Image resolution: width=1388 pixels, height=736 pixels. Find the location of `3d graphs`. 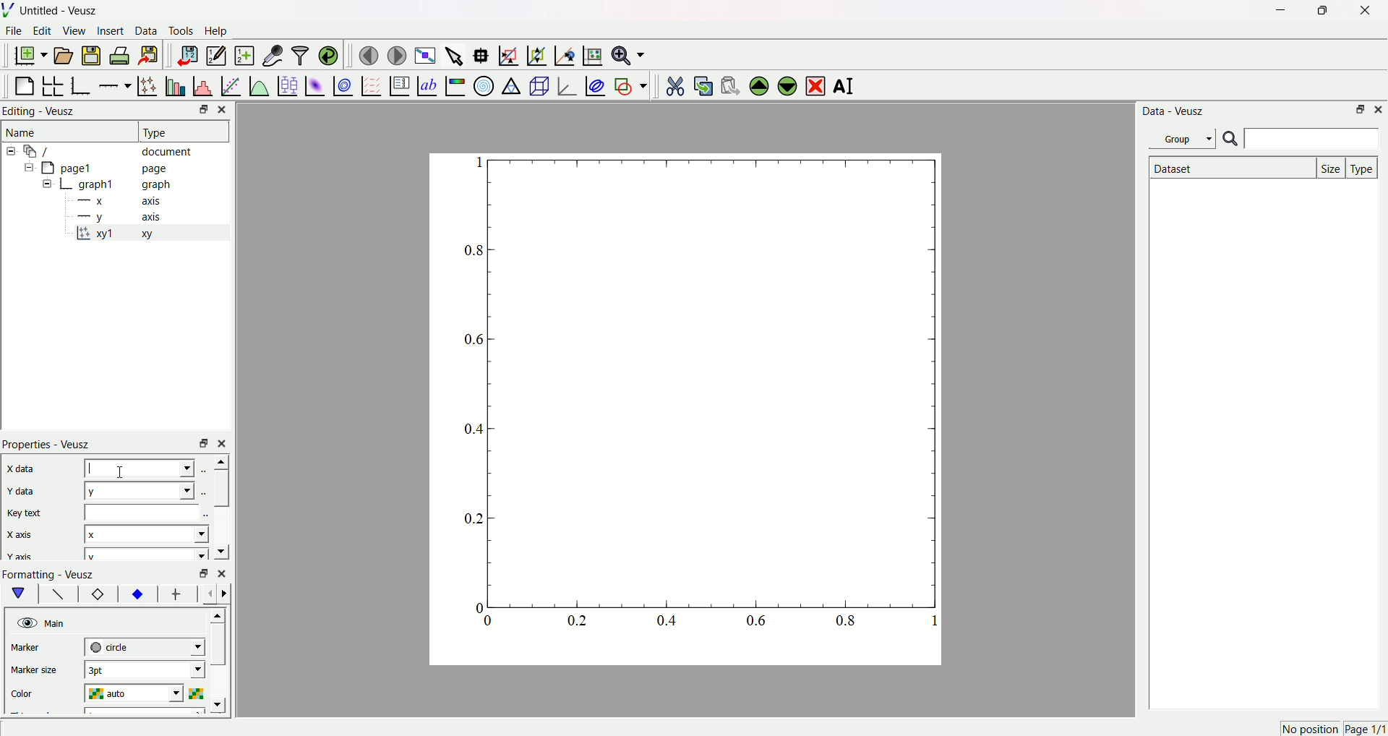

3d graphs is located at coordinates (566, 85).